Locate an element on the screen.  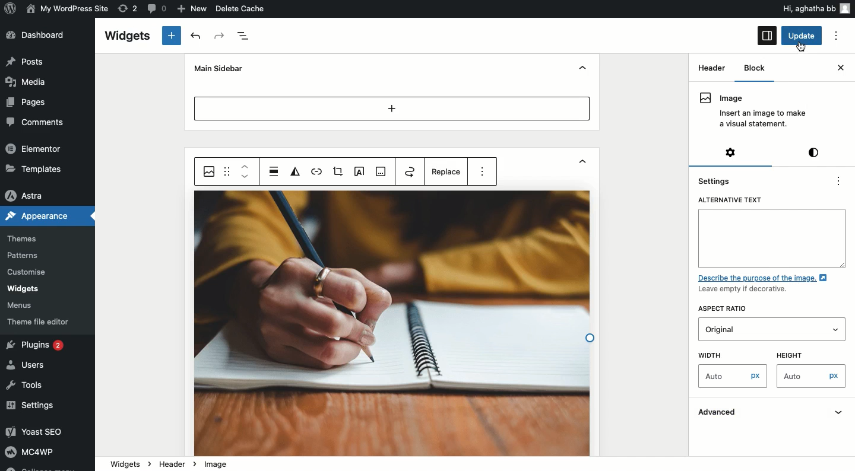
Customise is located at coordinates (25, 273).